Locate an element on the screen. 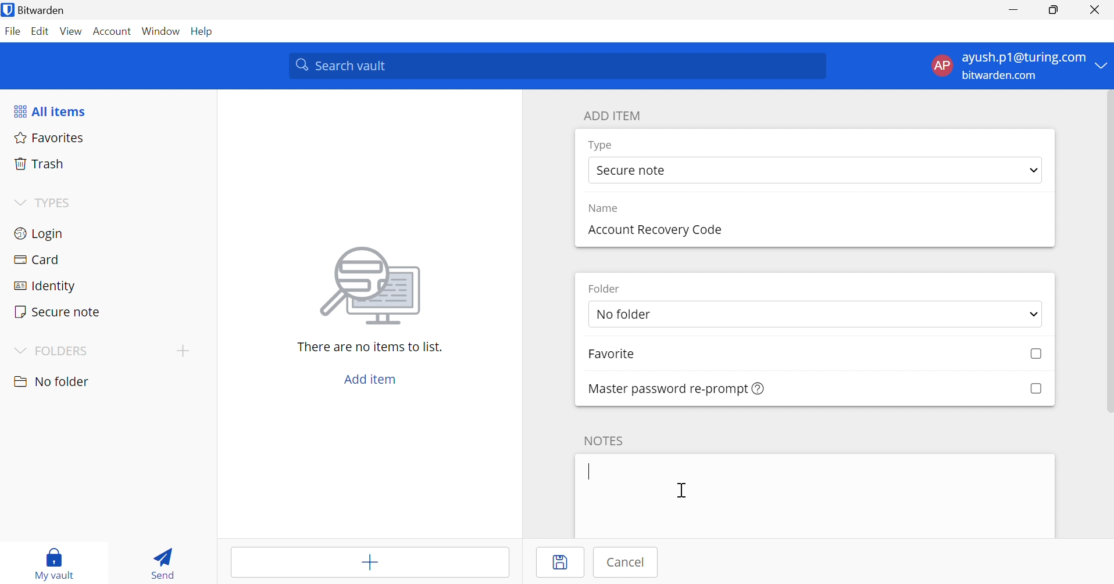  Account Recovery Code is located at coordinates (654, 229).